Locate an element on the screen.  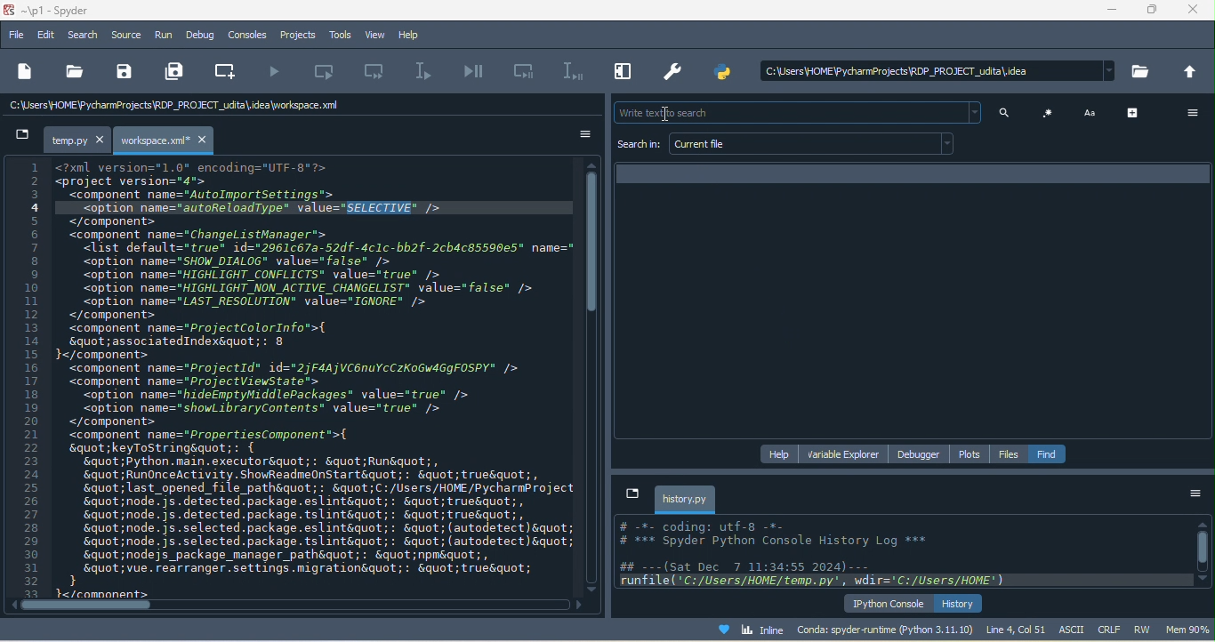
search in: is located at coordinates (639, 145).